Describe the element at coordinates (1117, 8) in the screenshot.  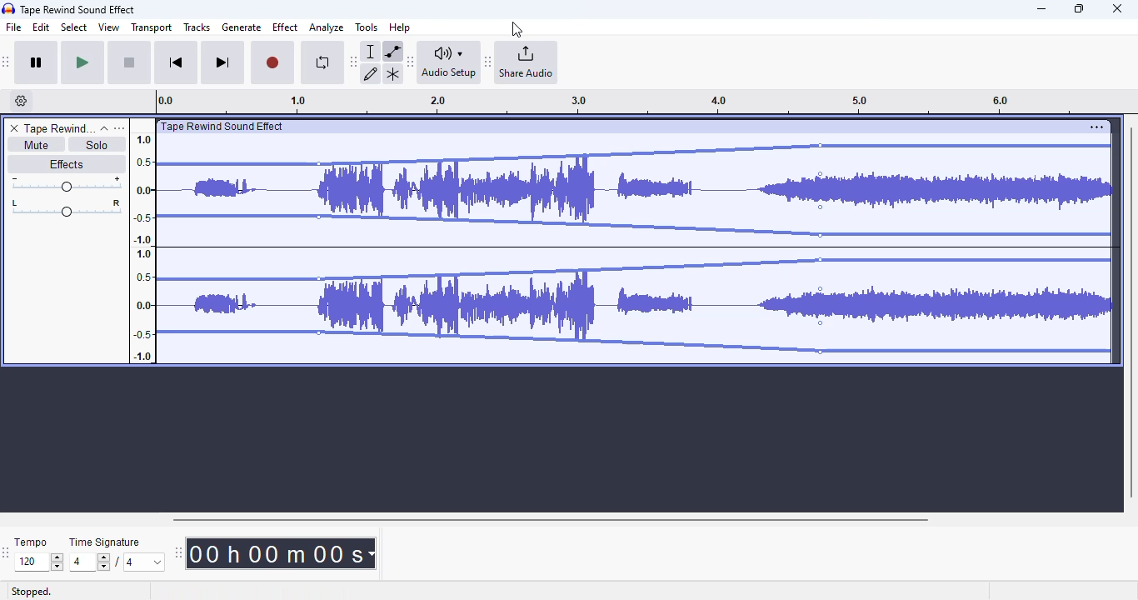
I see `close` at that location.